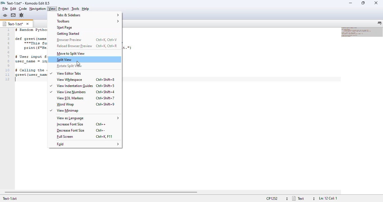 The height and width of the screenshot is (202, 383). Describe the element at coordinates (13, 8) in the screenshot. I see `edit` at that location.